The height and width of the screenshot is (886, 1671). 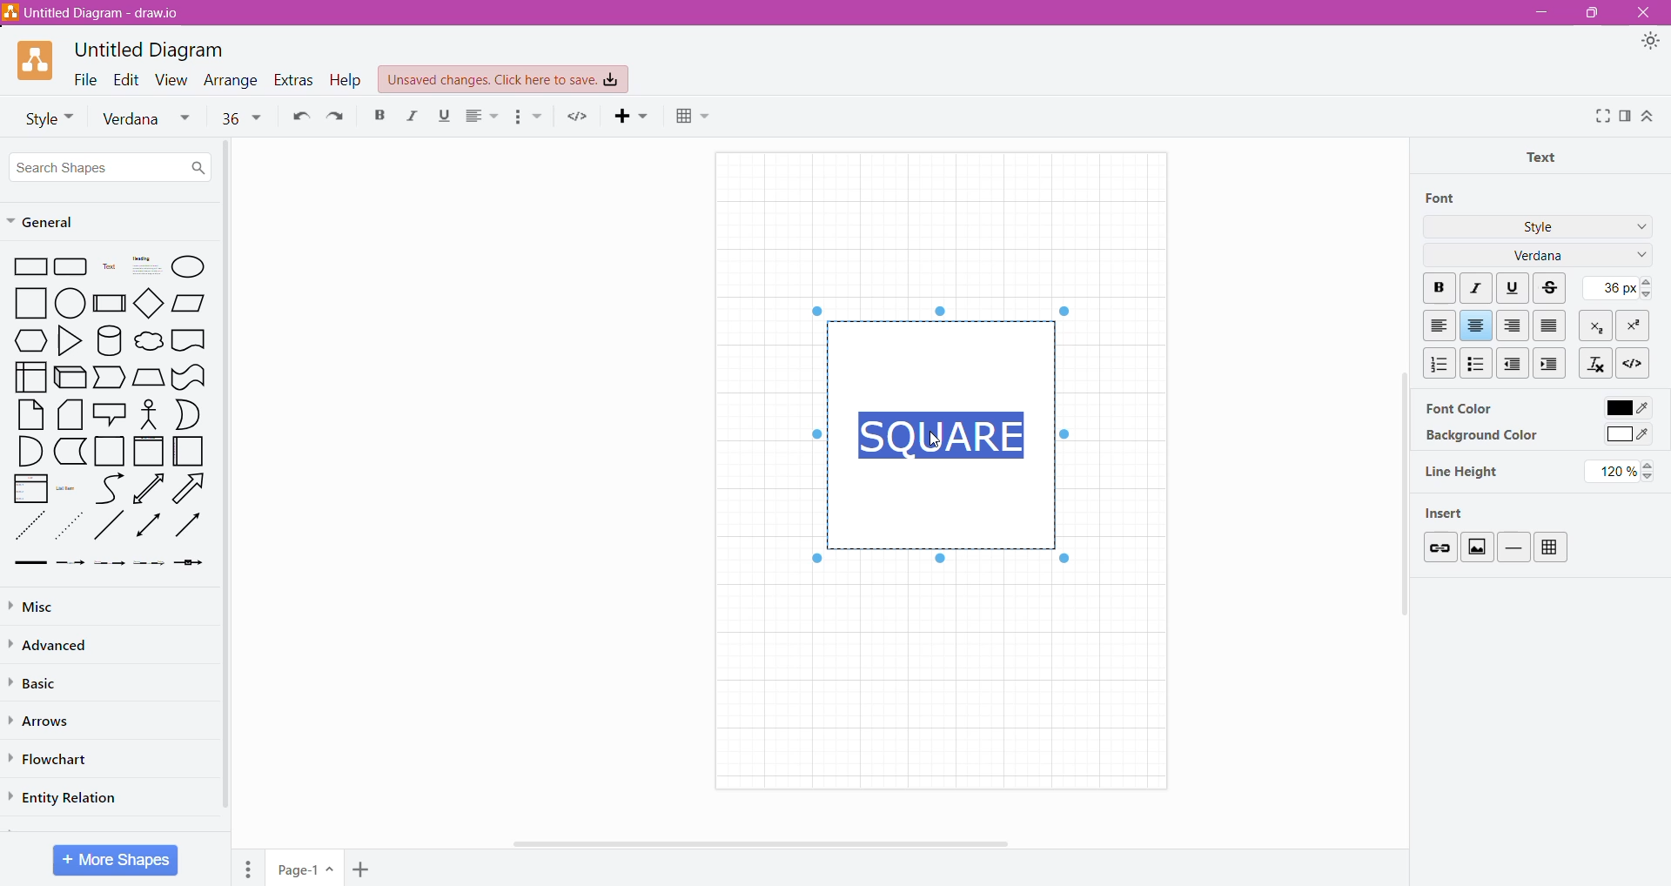 I want to click on Add Pages, so click(x=363, y=870).